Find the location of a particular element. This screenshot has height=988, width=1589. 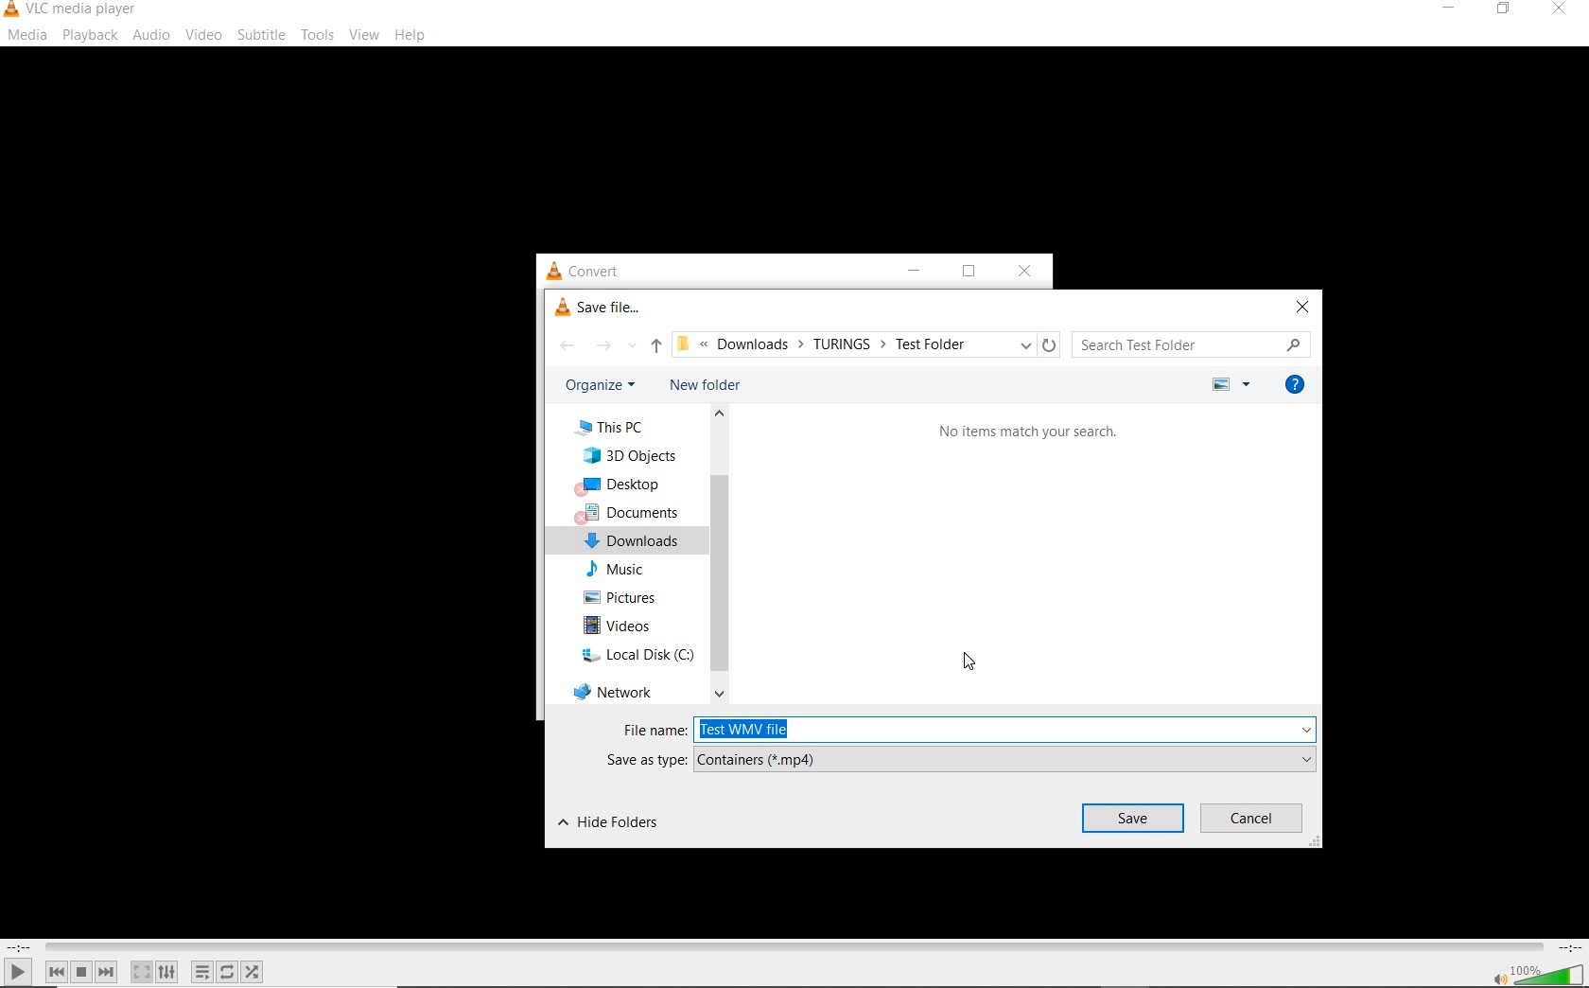

restore down is located at coordinates (1507, 9).